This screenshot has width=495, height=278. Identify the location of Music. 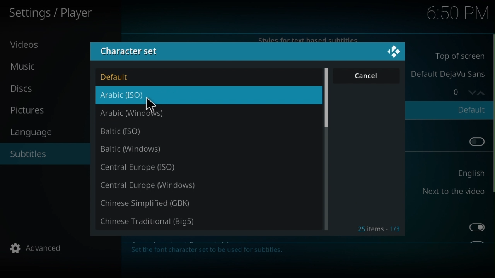
(31, 66).